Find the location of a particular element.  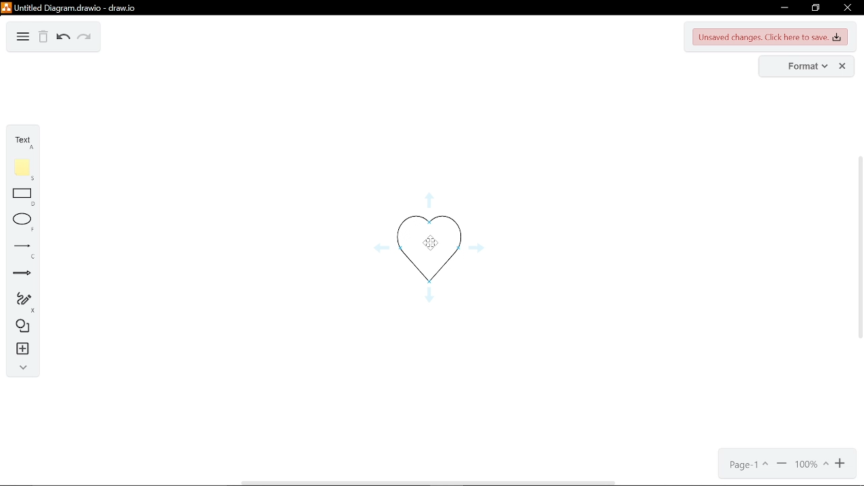

zoom in is located at coordinates (841, 464).